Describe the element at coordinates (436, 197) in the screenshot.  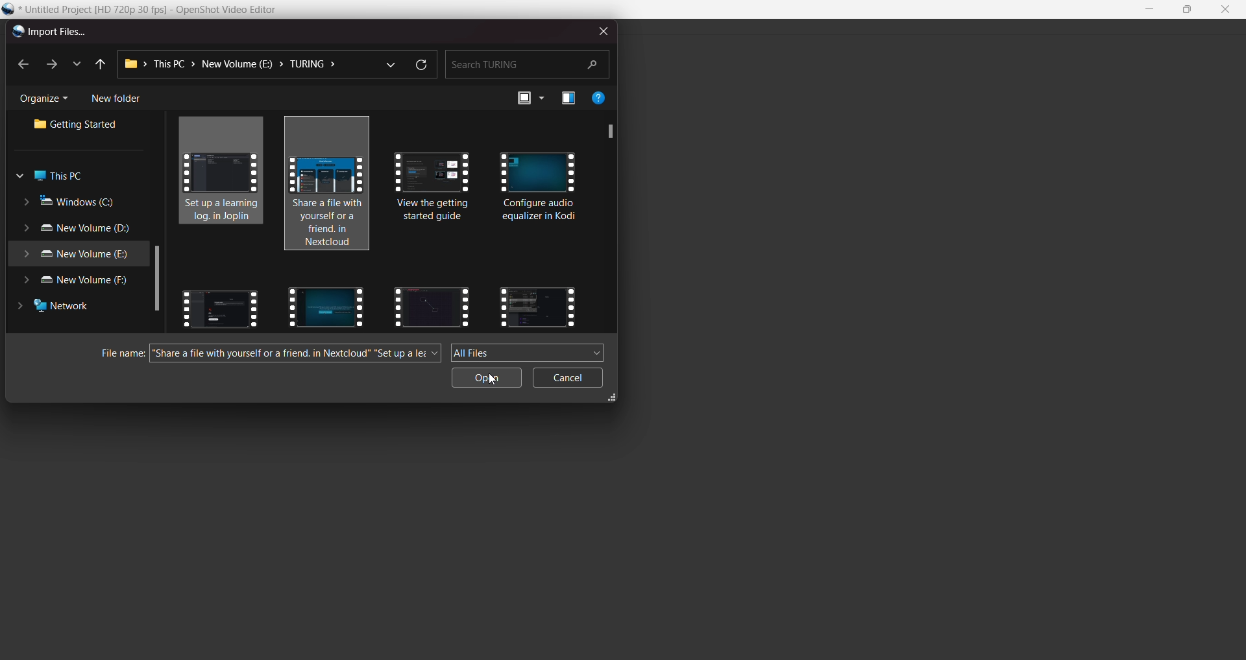
I see `videos` at that location.